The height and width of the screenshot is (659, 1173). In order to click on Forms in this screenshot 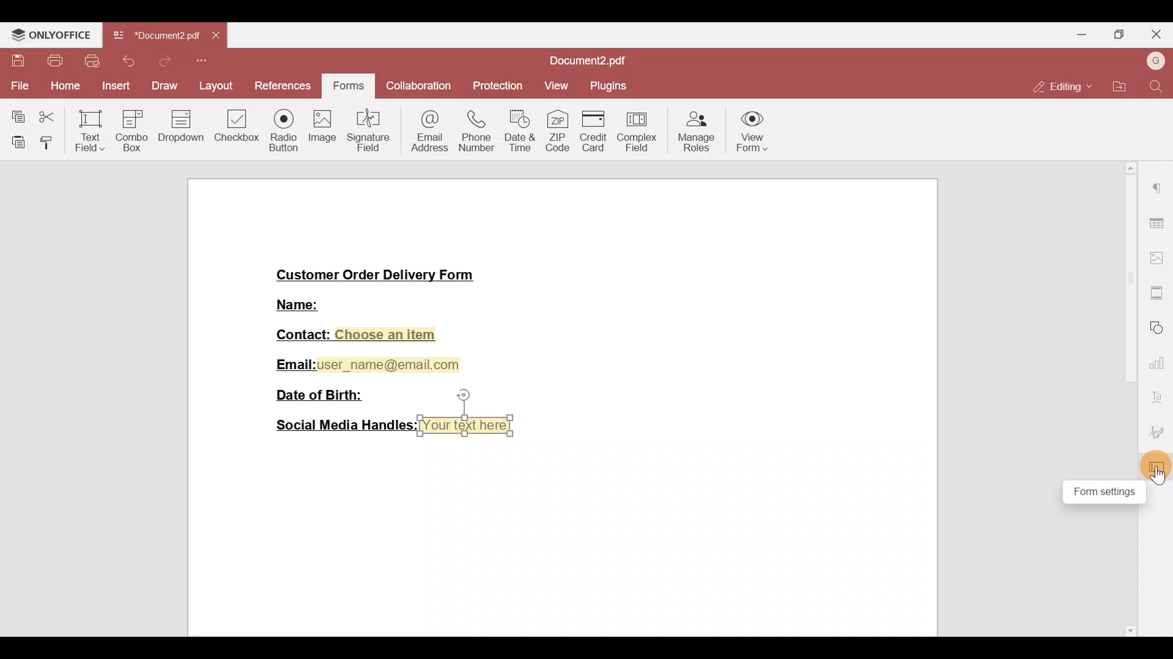, I will do `click(350, 83)`.